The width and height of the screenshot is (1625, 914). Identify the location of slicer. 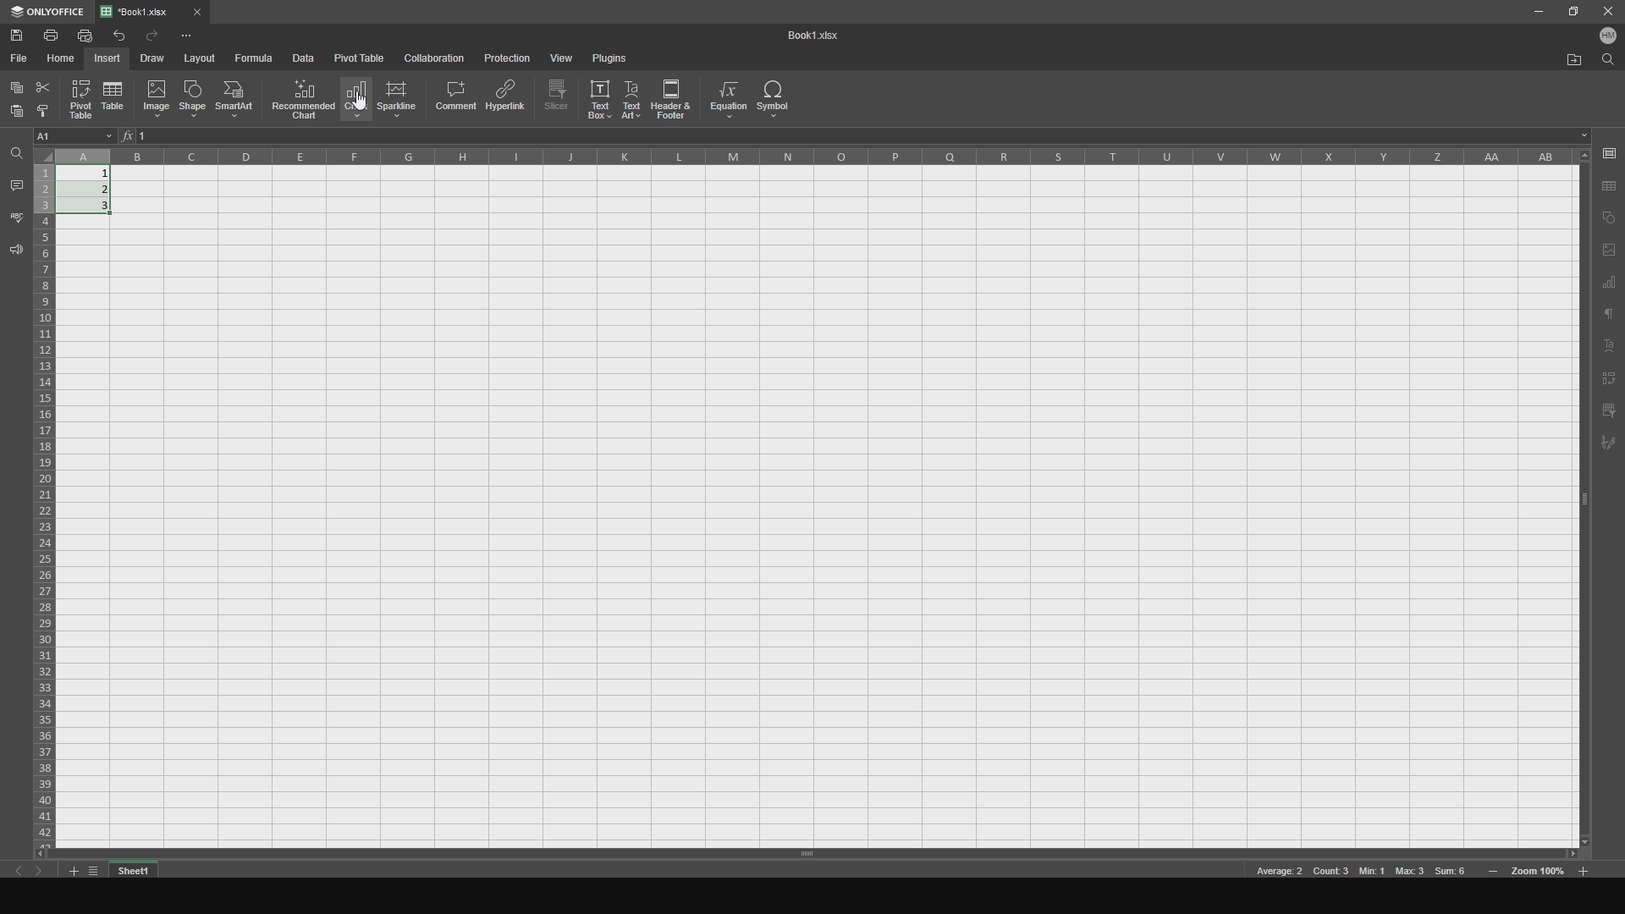
(557, 98).